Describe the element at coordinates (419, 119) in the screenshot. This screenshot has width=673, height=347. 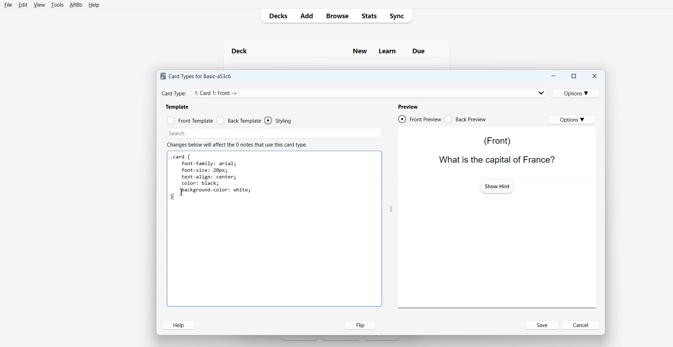
I see `Front Preview` at that location.